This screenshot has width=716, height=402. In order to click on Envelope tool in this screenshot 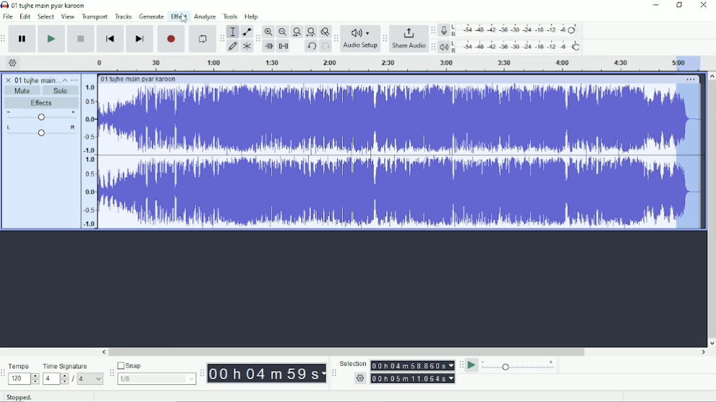, I will do `click(247, 32)`.